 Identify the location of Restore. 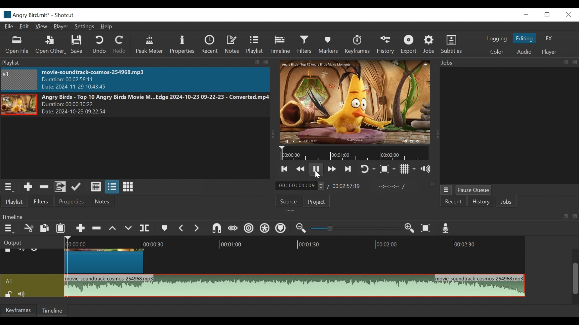
(548, 14).